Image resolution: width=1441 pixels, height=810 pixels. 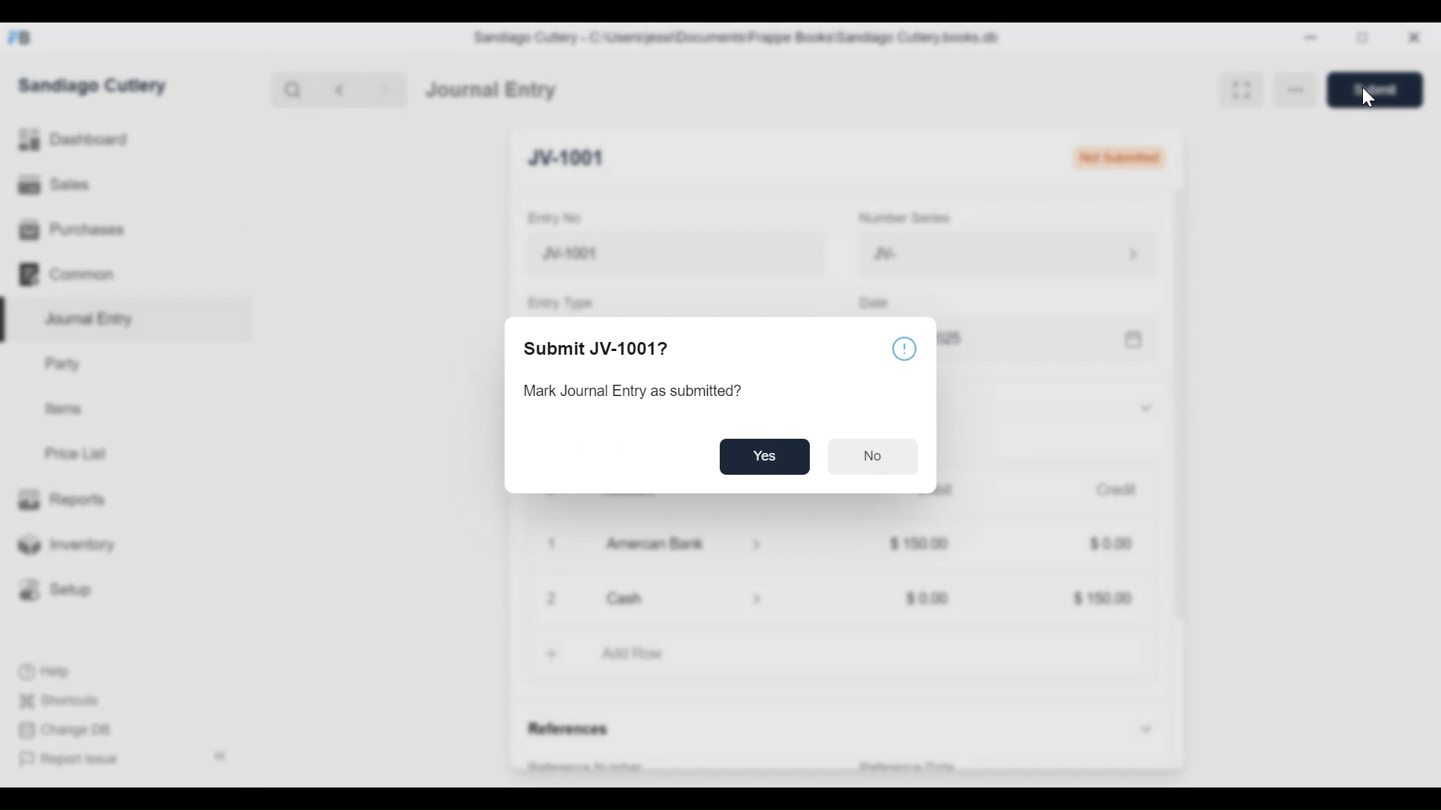 I want to click on information, so click(x=906, y=349).